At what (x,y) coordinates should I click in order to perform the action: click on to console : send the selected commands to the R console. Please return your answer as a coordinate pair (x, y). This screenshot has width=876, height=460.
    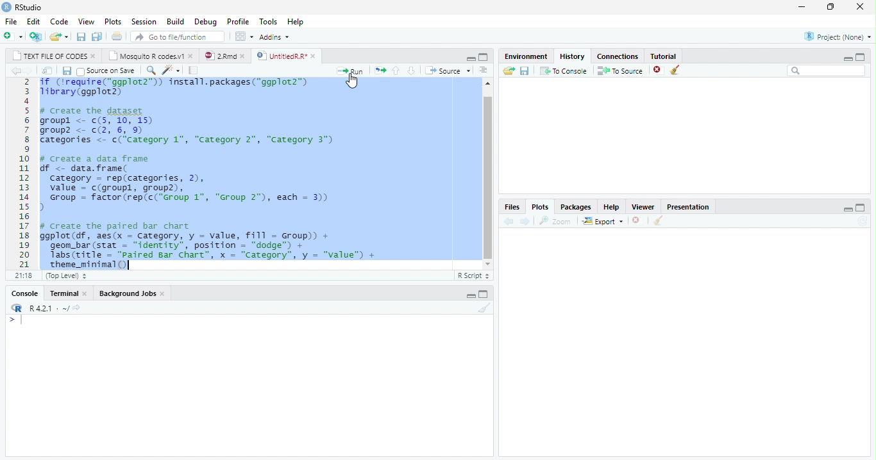
    Looking at the image, I should click on (562, 70).